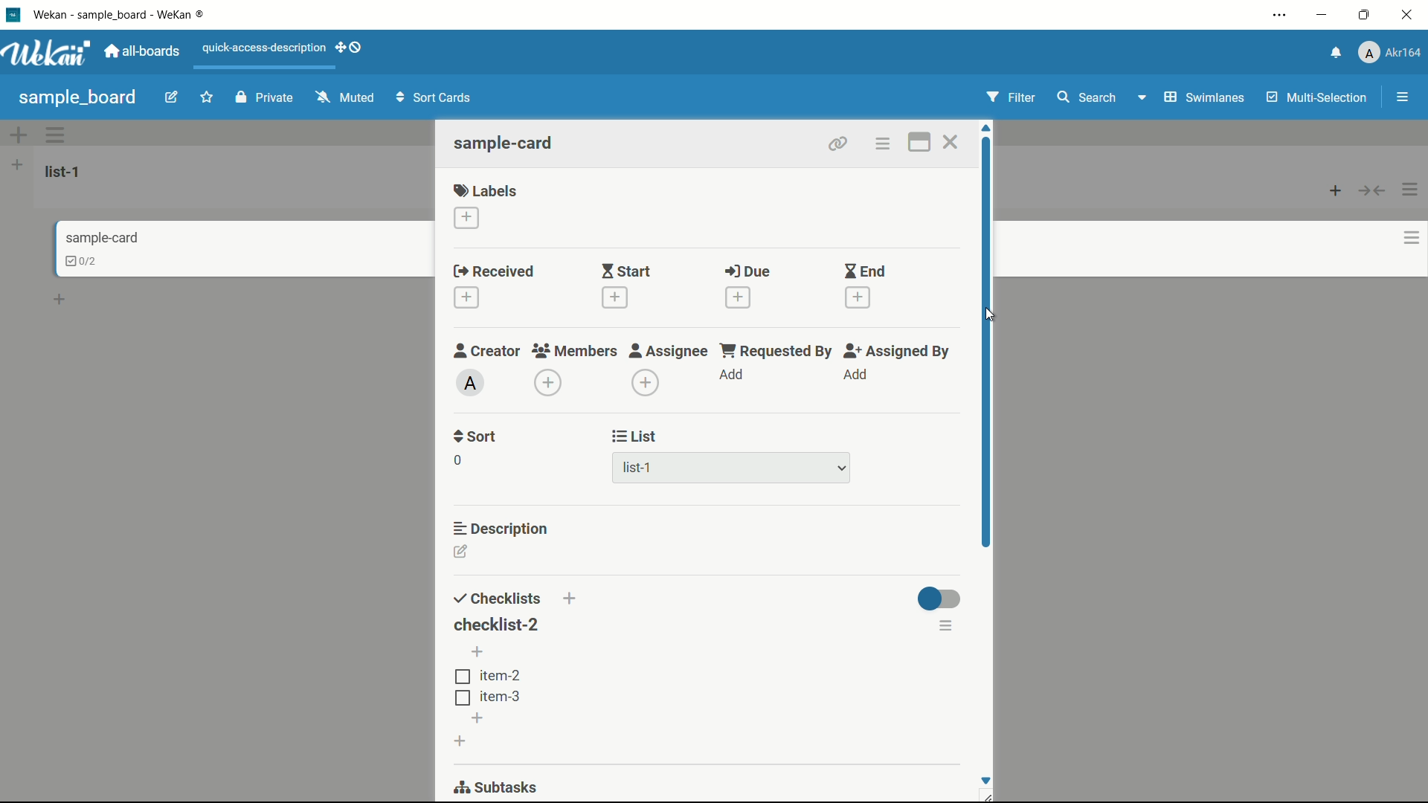 The image size is (1428, 803). I want to click on creator, so click(483, 351).